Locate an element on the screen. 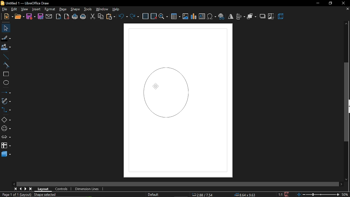 The image size is (350, 197). insert text is located at coordinates (202, 16).